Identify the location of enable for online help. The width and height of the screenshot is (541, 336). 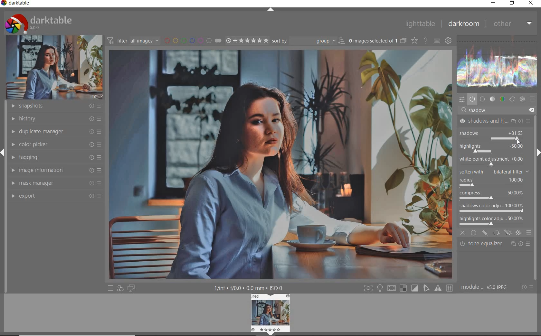
(426, 41).